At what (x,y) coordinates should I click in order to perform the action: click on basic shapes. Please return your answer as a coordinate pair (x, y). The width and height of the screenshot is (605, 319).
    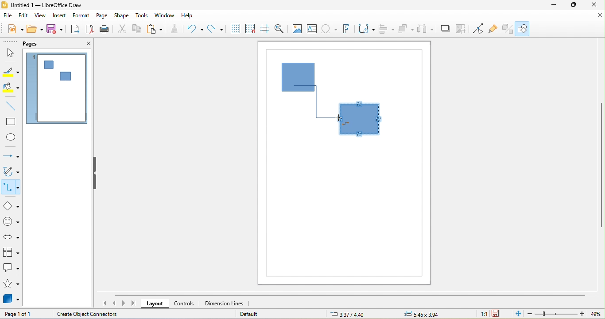
    Looking at the image, I should click on (11, 206).